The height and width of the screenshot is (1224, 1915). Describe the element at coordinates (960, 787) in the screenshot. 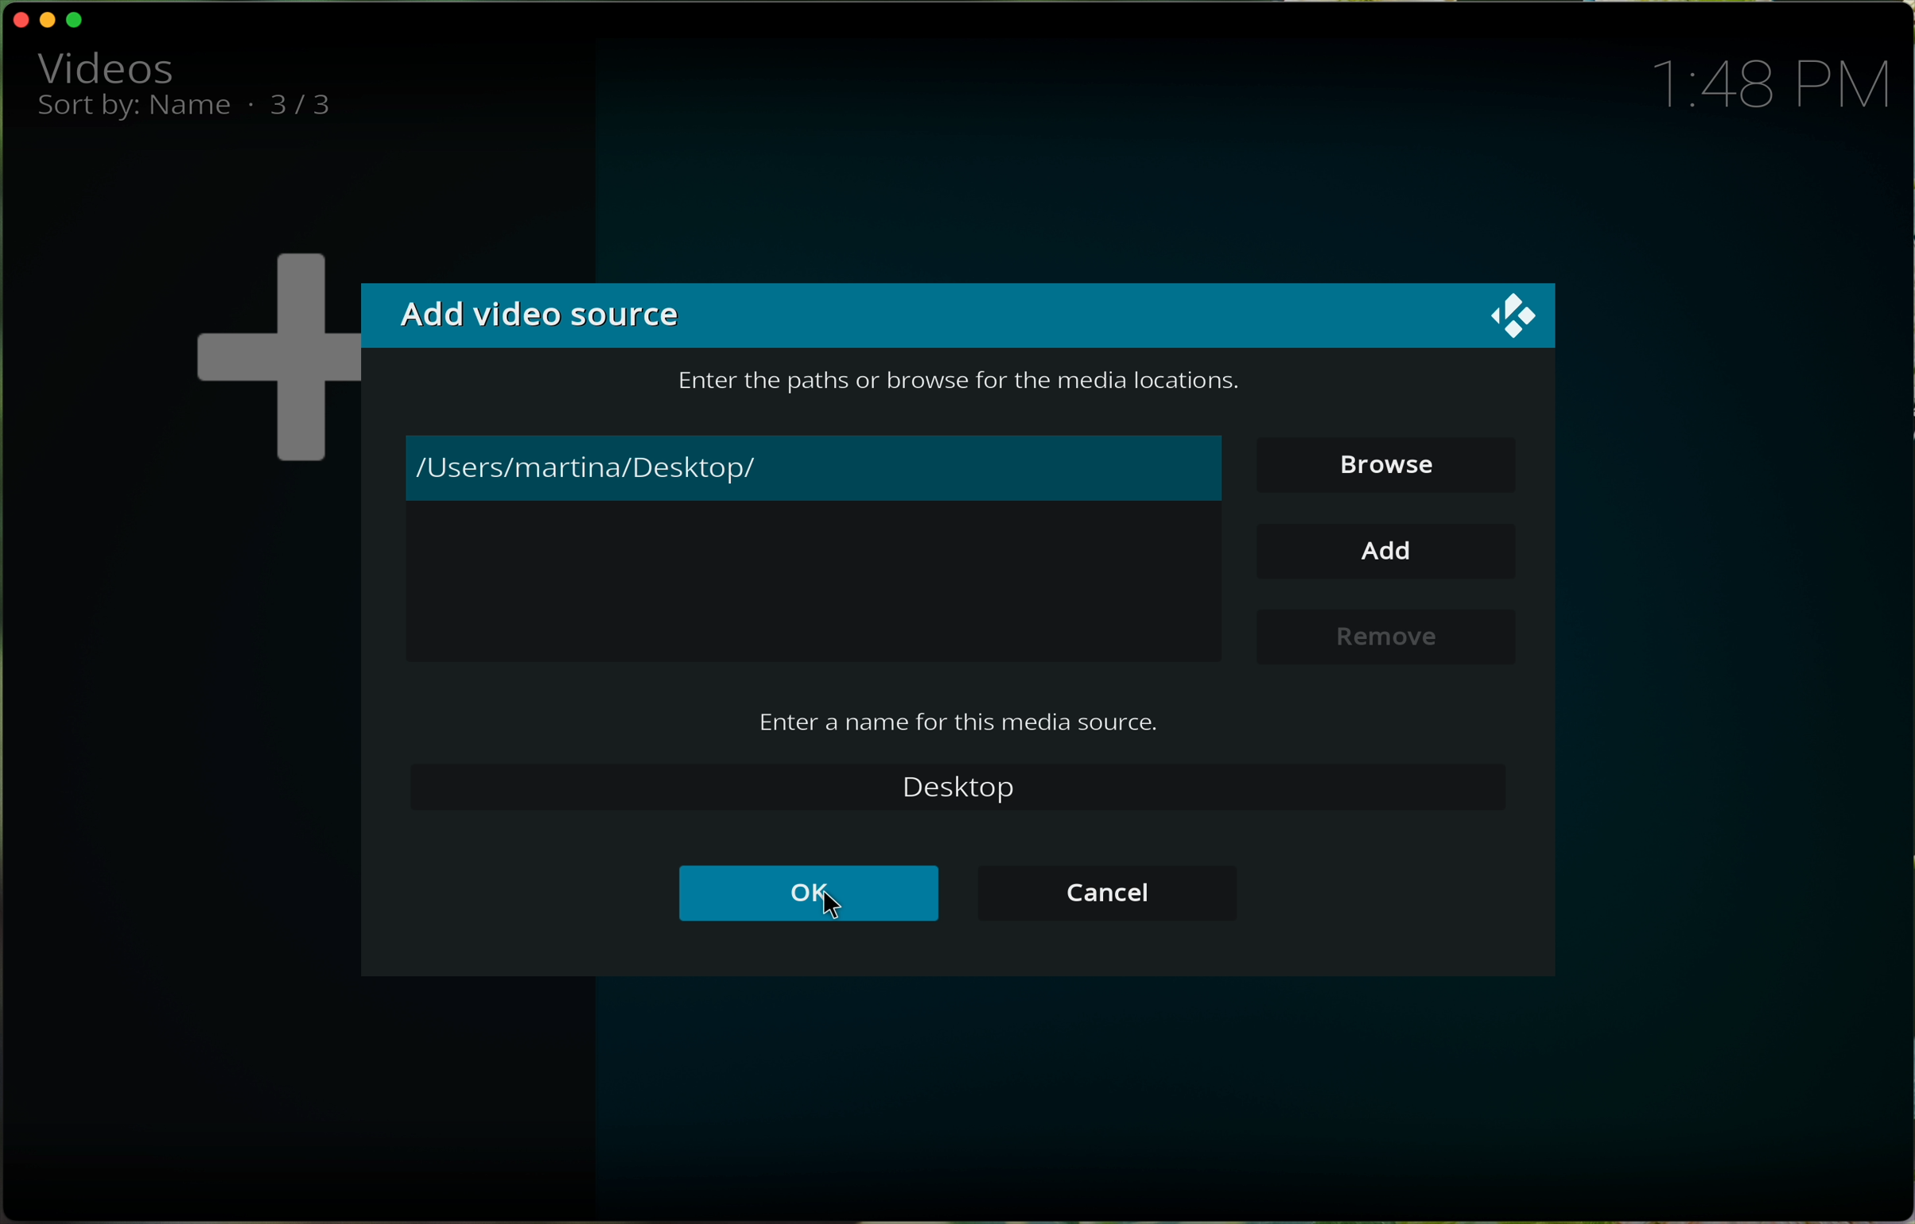

I see `desktop` at that location.